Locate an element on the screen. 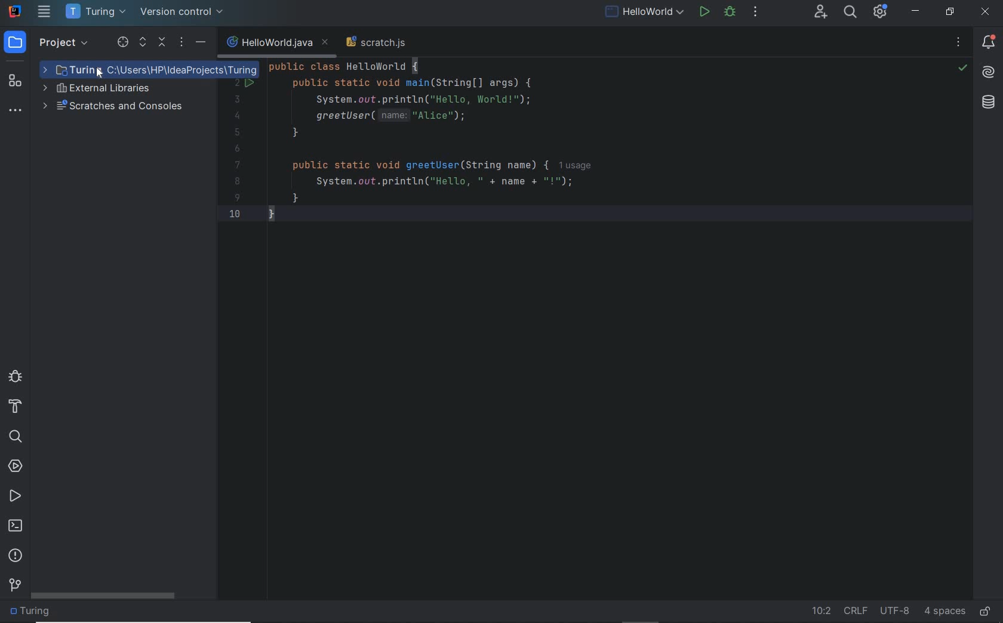  CLOSE is located at coordinates (986, 12).